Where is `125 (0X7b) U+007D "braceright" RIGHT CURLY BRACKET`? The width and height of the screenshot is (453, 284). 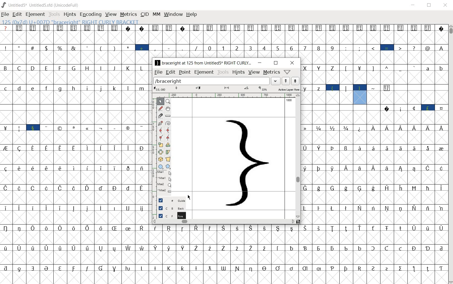
125 (0X7b) U+007D "braceright" RIGHT CURLY BRACKET is located at coordinates (69, 22).